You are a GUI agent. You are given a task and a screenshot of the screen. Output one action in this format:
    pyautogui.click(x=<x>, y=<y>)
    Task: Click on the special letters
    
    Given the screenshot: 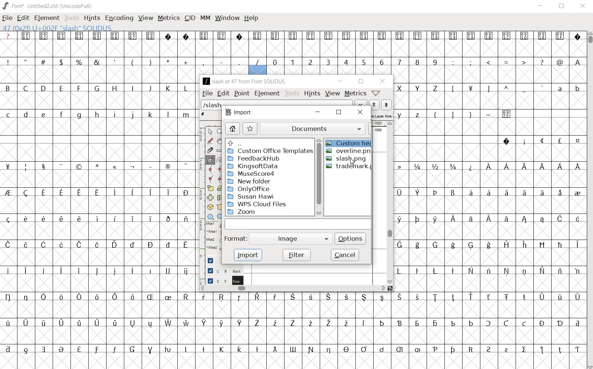 What is the action you would take?
    pyautogui.click(x=291, y=323)
    